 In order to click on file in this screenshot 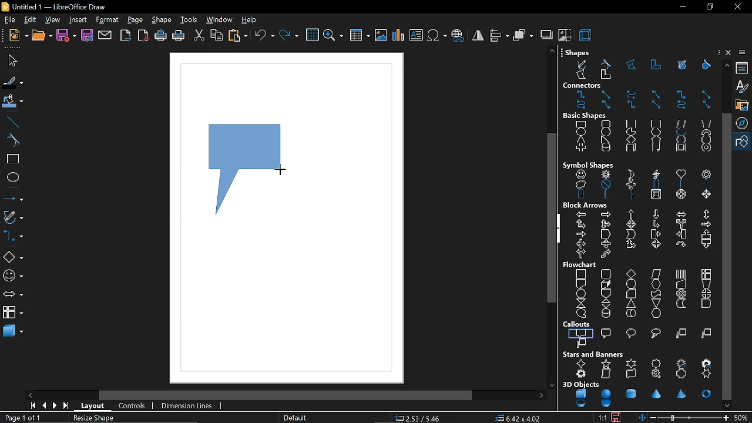, I will do `click(9, 19)`.